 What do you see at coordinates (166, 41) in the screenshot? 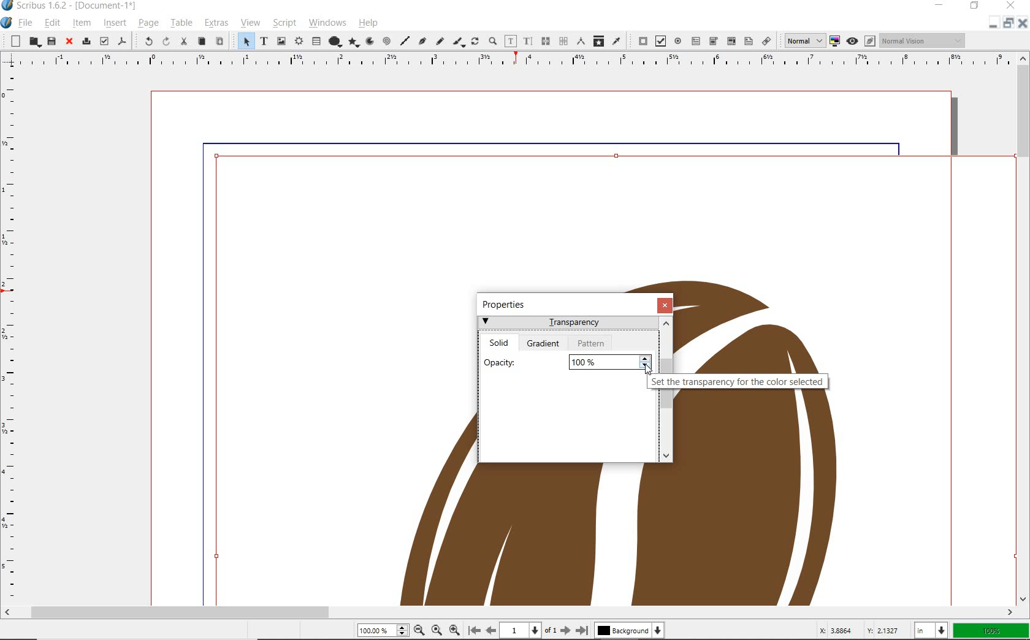
I see `redo` at bounding box center [166, 41].